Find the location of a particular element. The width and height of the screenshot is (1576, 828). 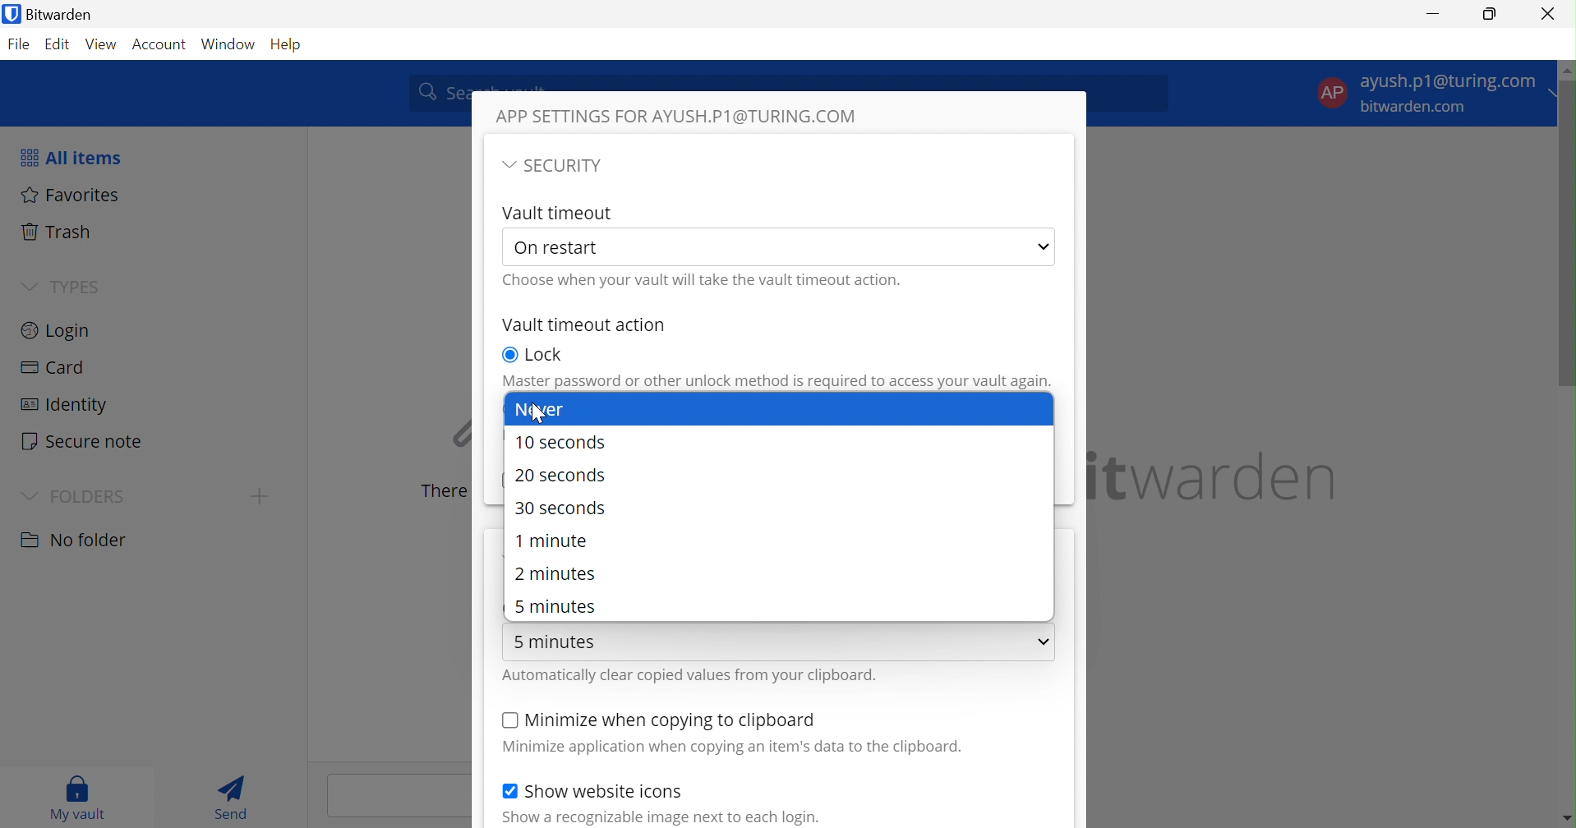

Minimize is located at coordinates (1430, 17).